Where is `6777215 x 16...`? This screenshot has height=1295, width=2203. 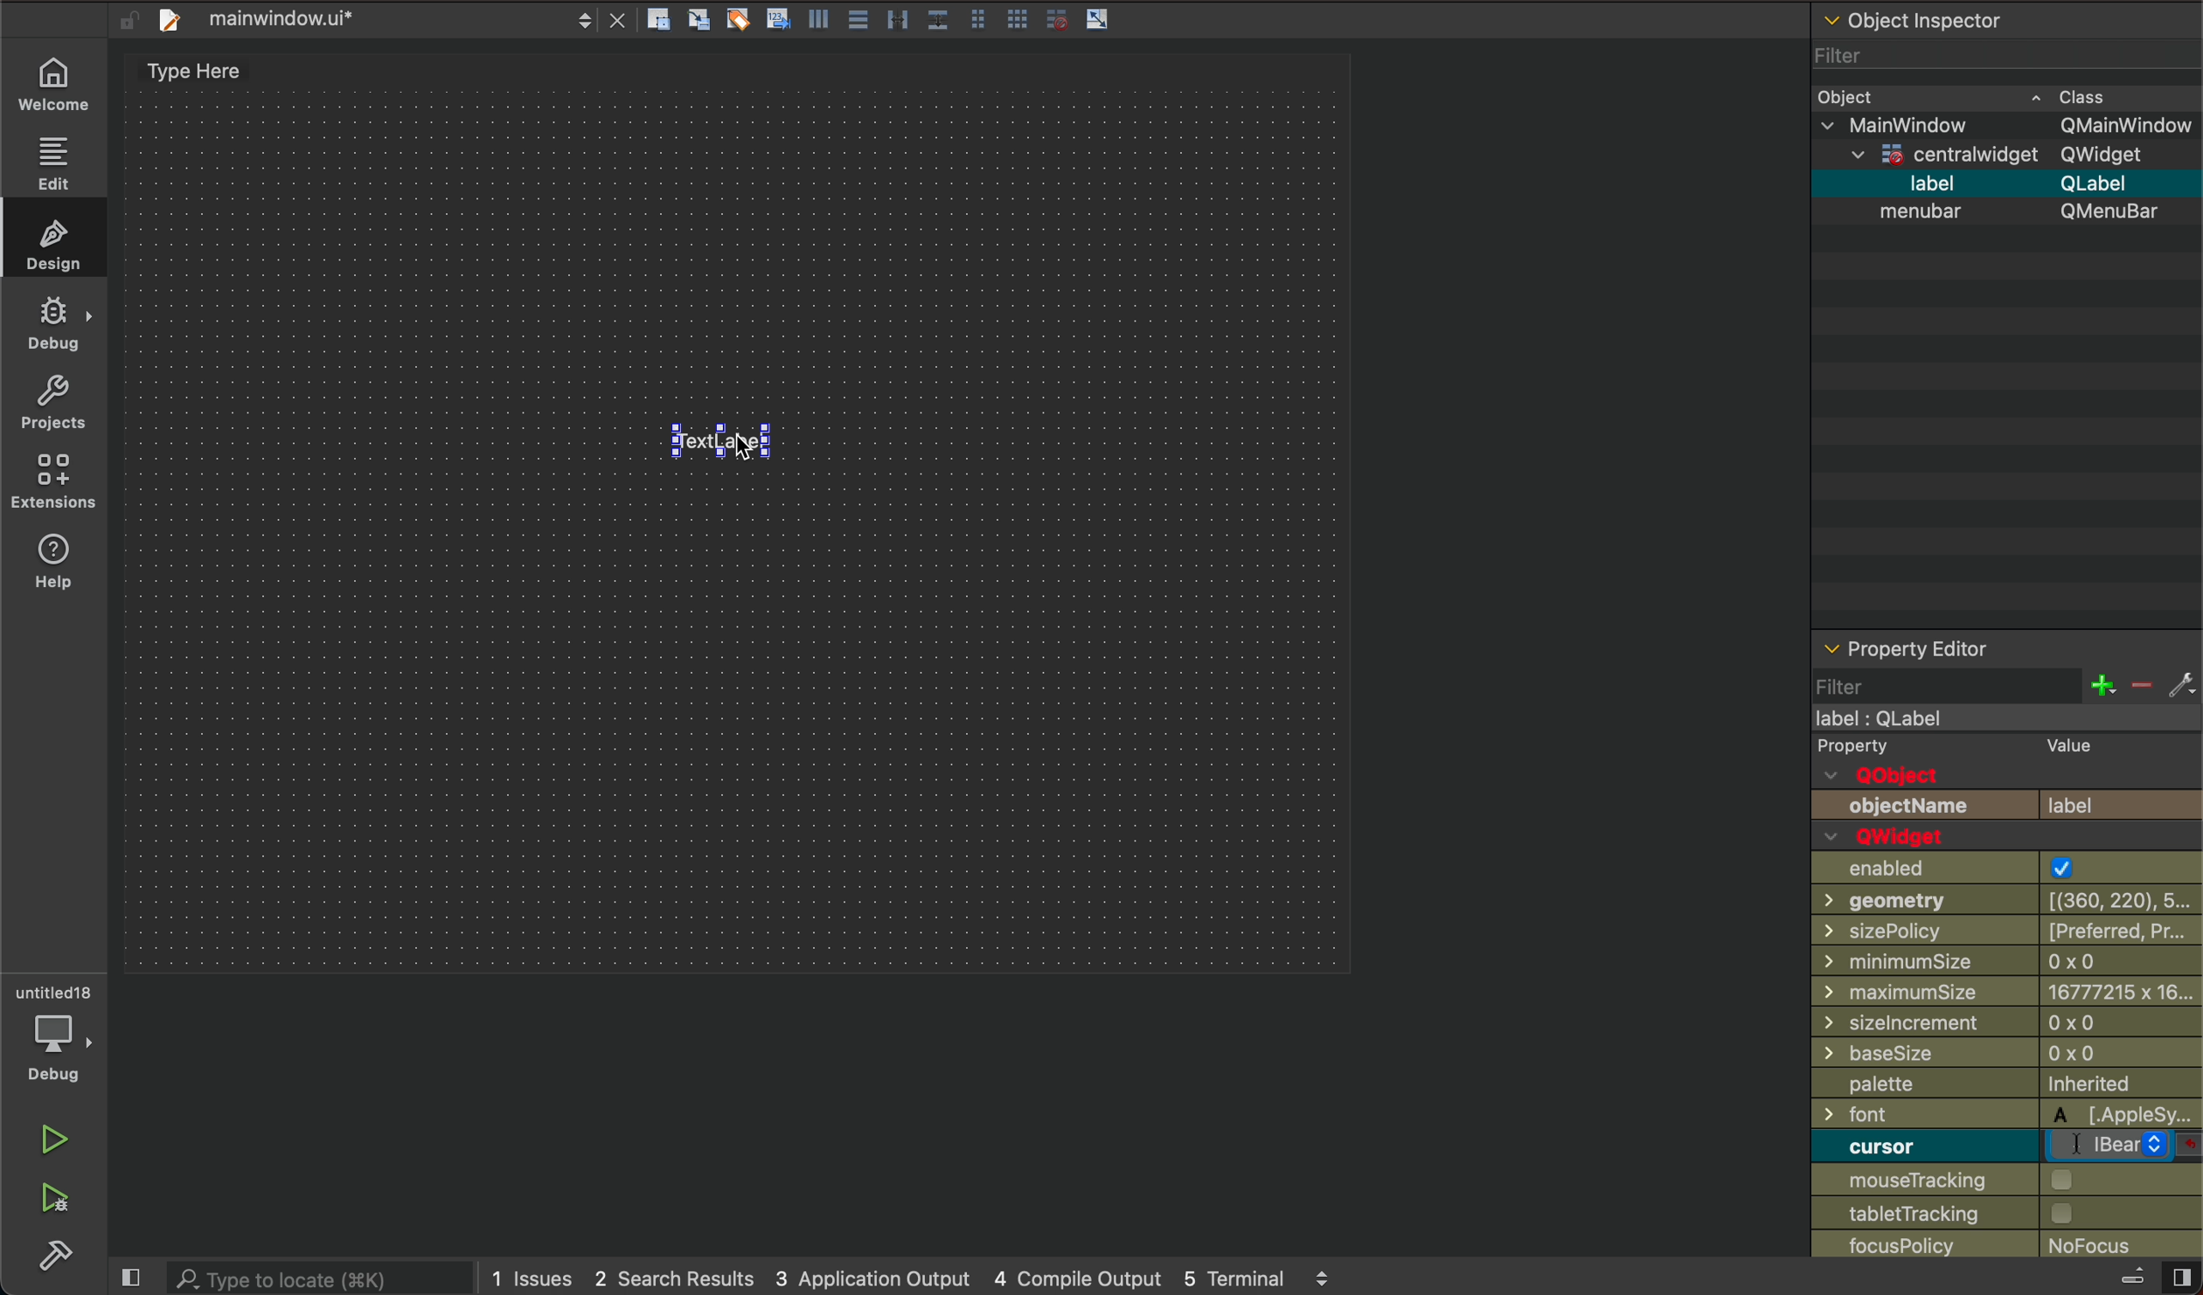 6777215 x 16... is located at coordinates (2116, 992).